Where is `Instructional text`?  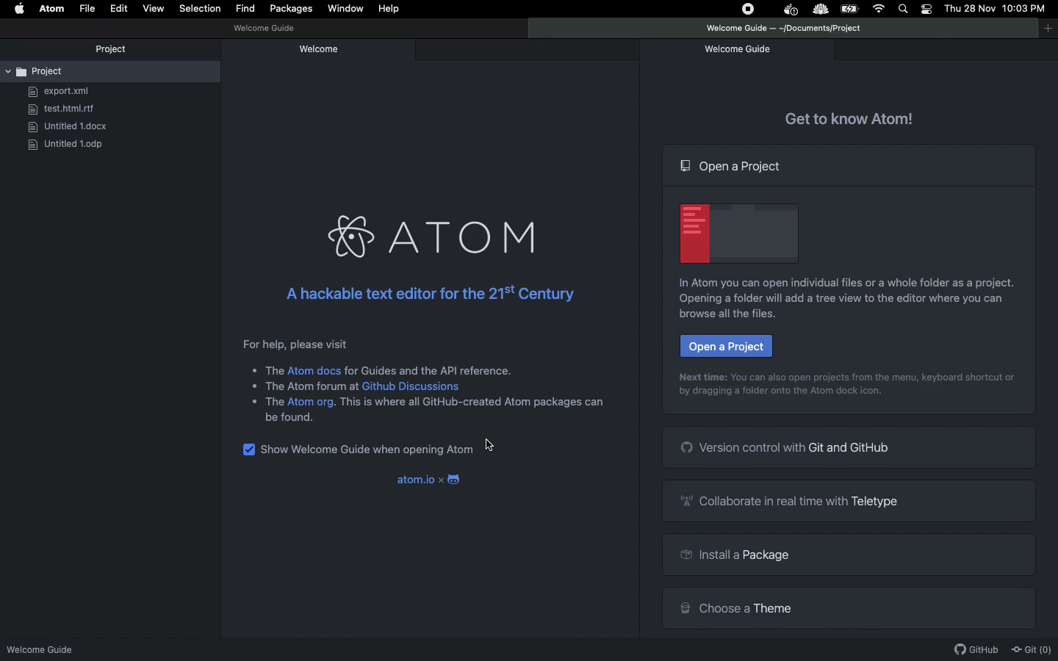 Instructional text is located at coordinates (835, 309).